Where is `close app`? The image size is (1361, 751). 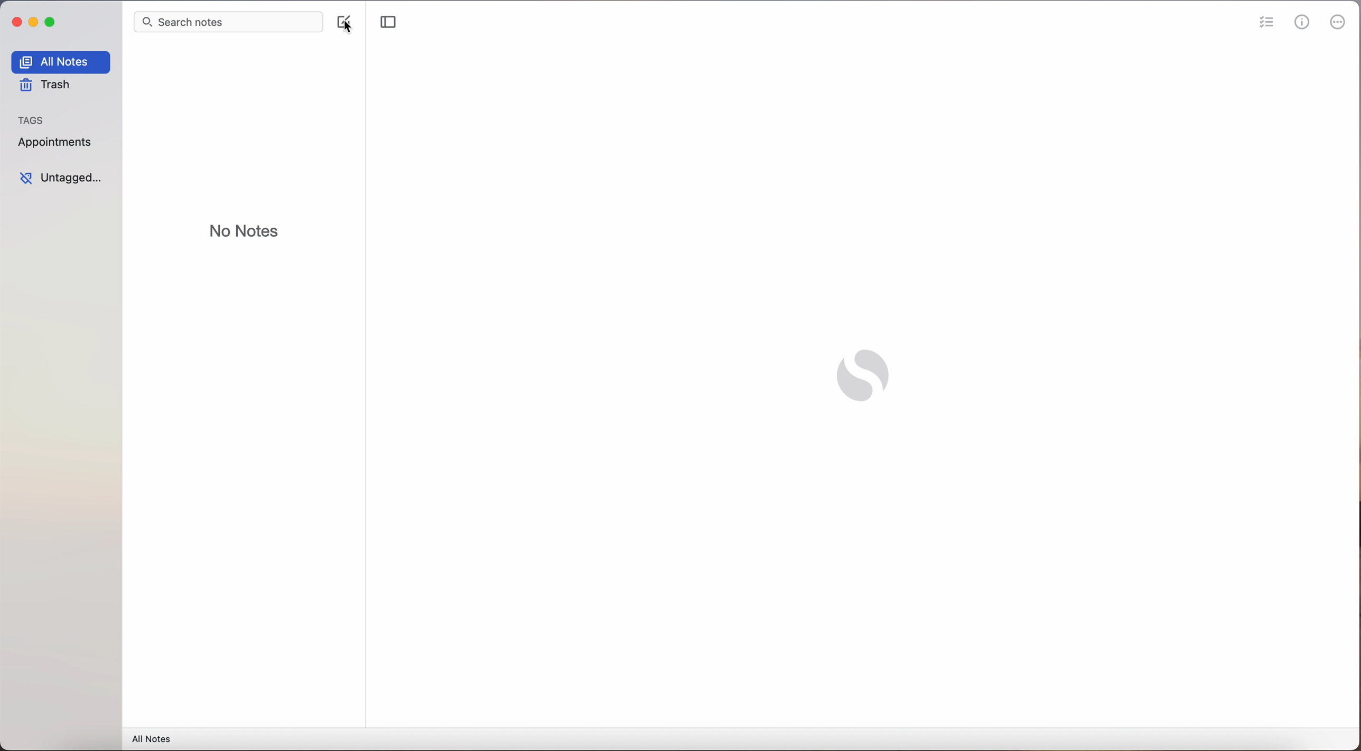
close app is located at coordinates (16, 24).